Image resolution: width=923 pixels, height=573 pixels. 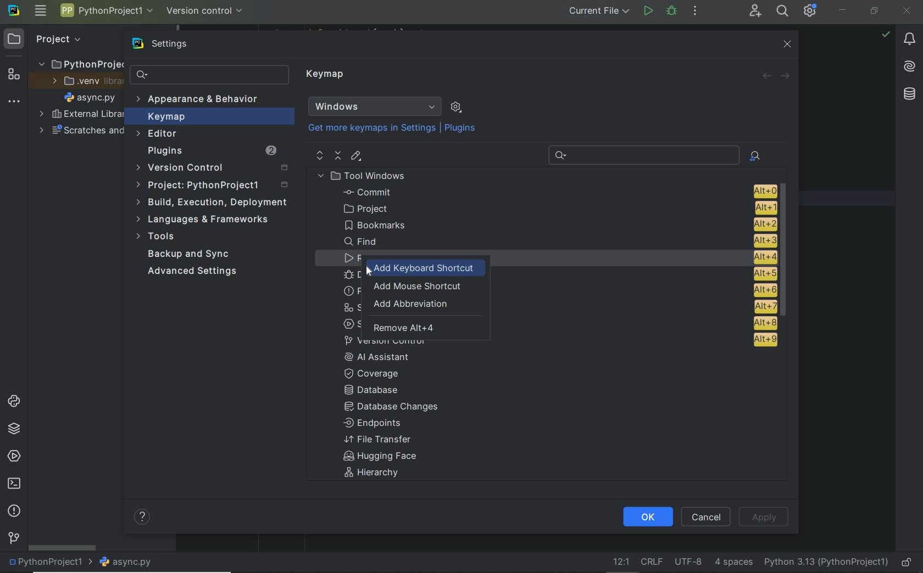 I want to click on Debug, so click(x=672, y=12).